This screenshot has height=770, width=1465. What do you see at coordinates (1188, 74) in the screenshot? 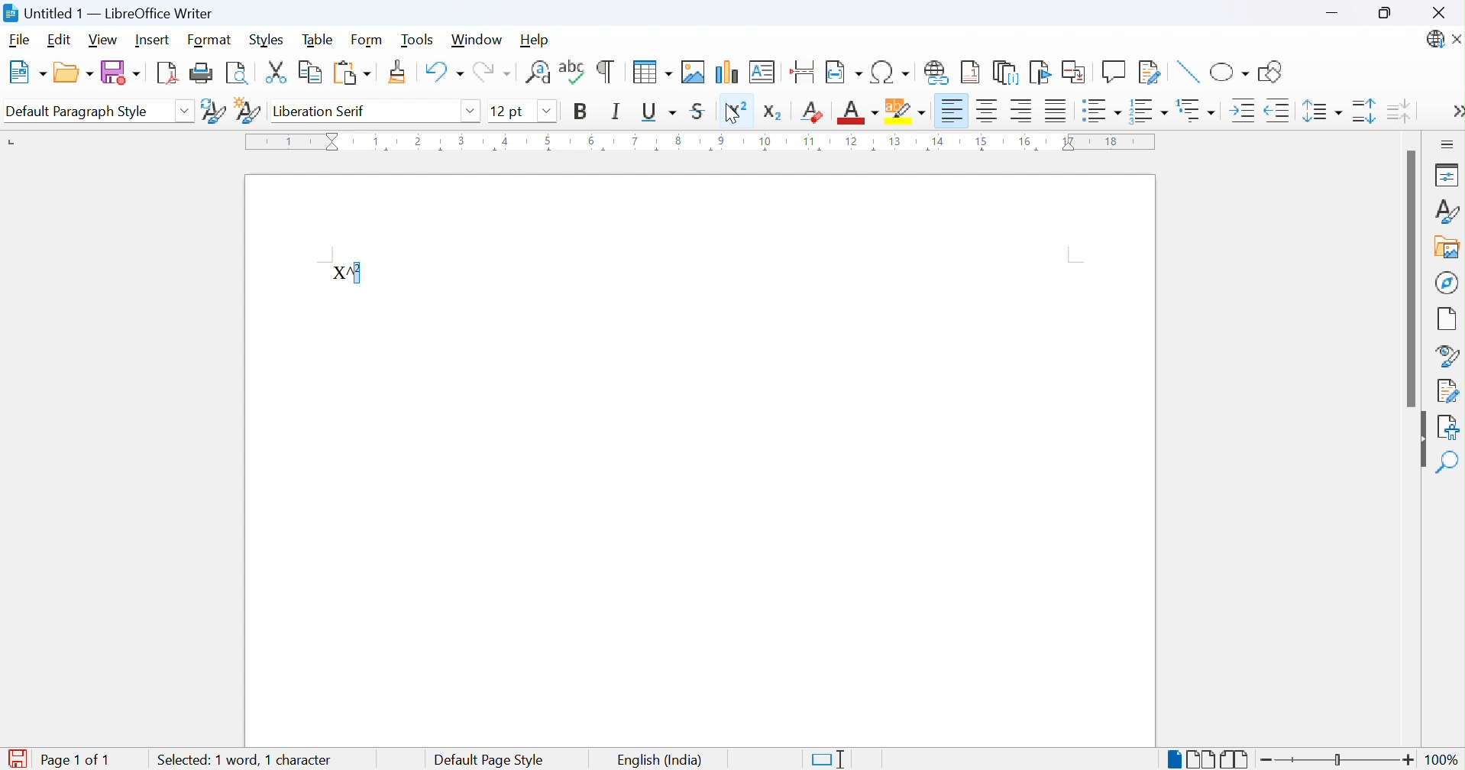
I see `Insert line` at bounding box center [1188, 74].